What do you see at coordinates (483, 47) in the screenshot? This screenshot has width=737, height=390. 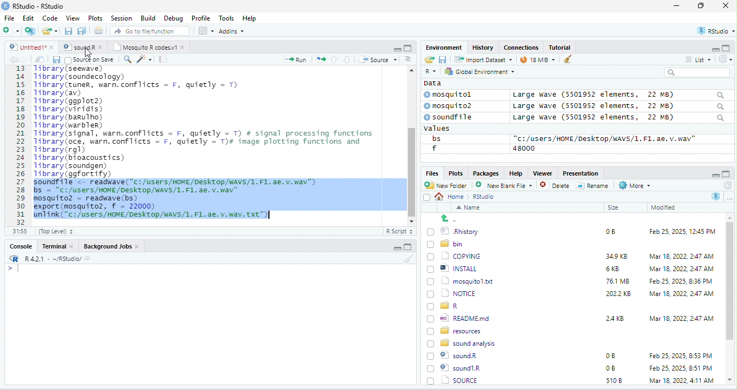 I see `History` at bounding box center [483, 47].